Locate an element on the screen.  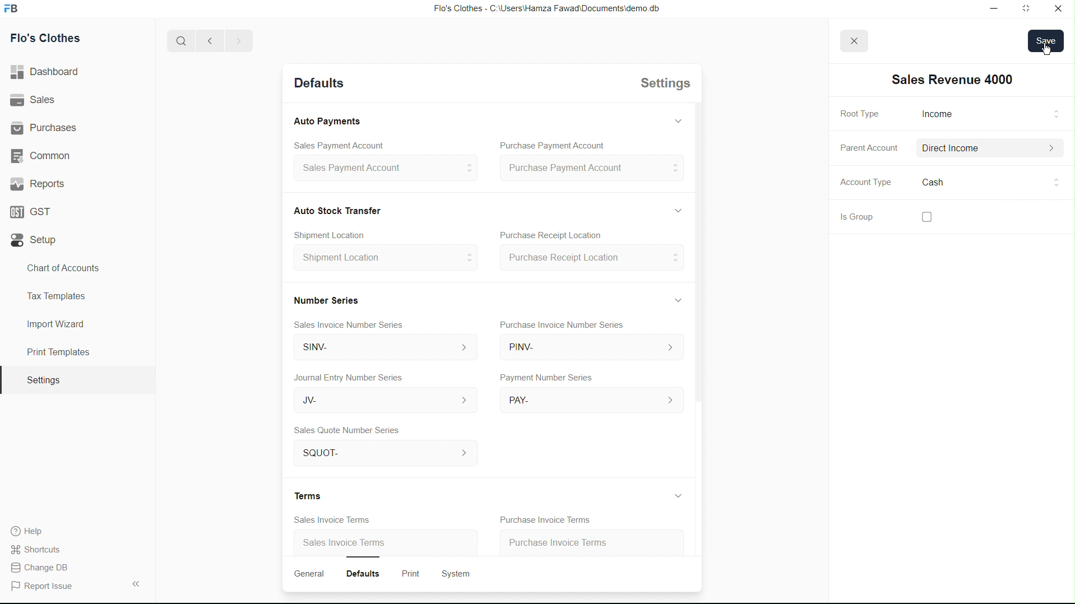
| Purchases is located at coordinates (49, 126).